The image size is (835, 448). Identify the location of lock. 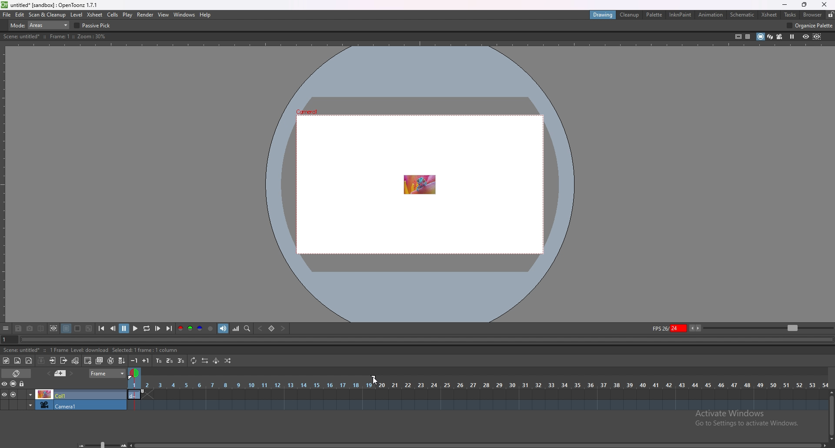
(23, 384).